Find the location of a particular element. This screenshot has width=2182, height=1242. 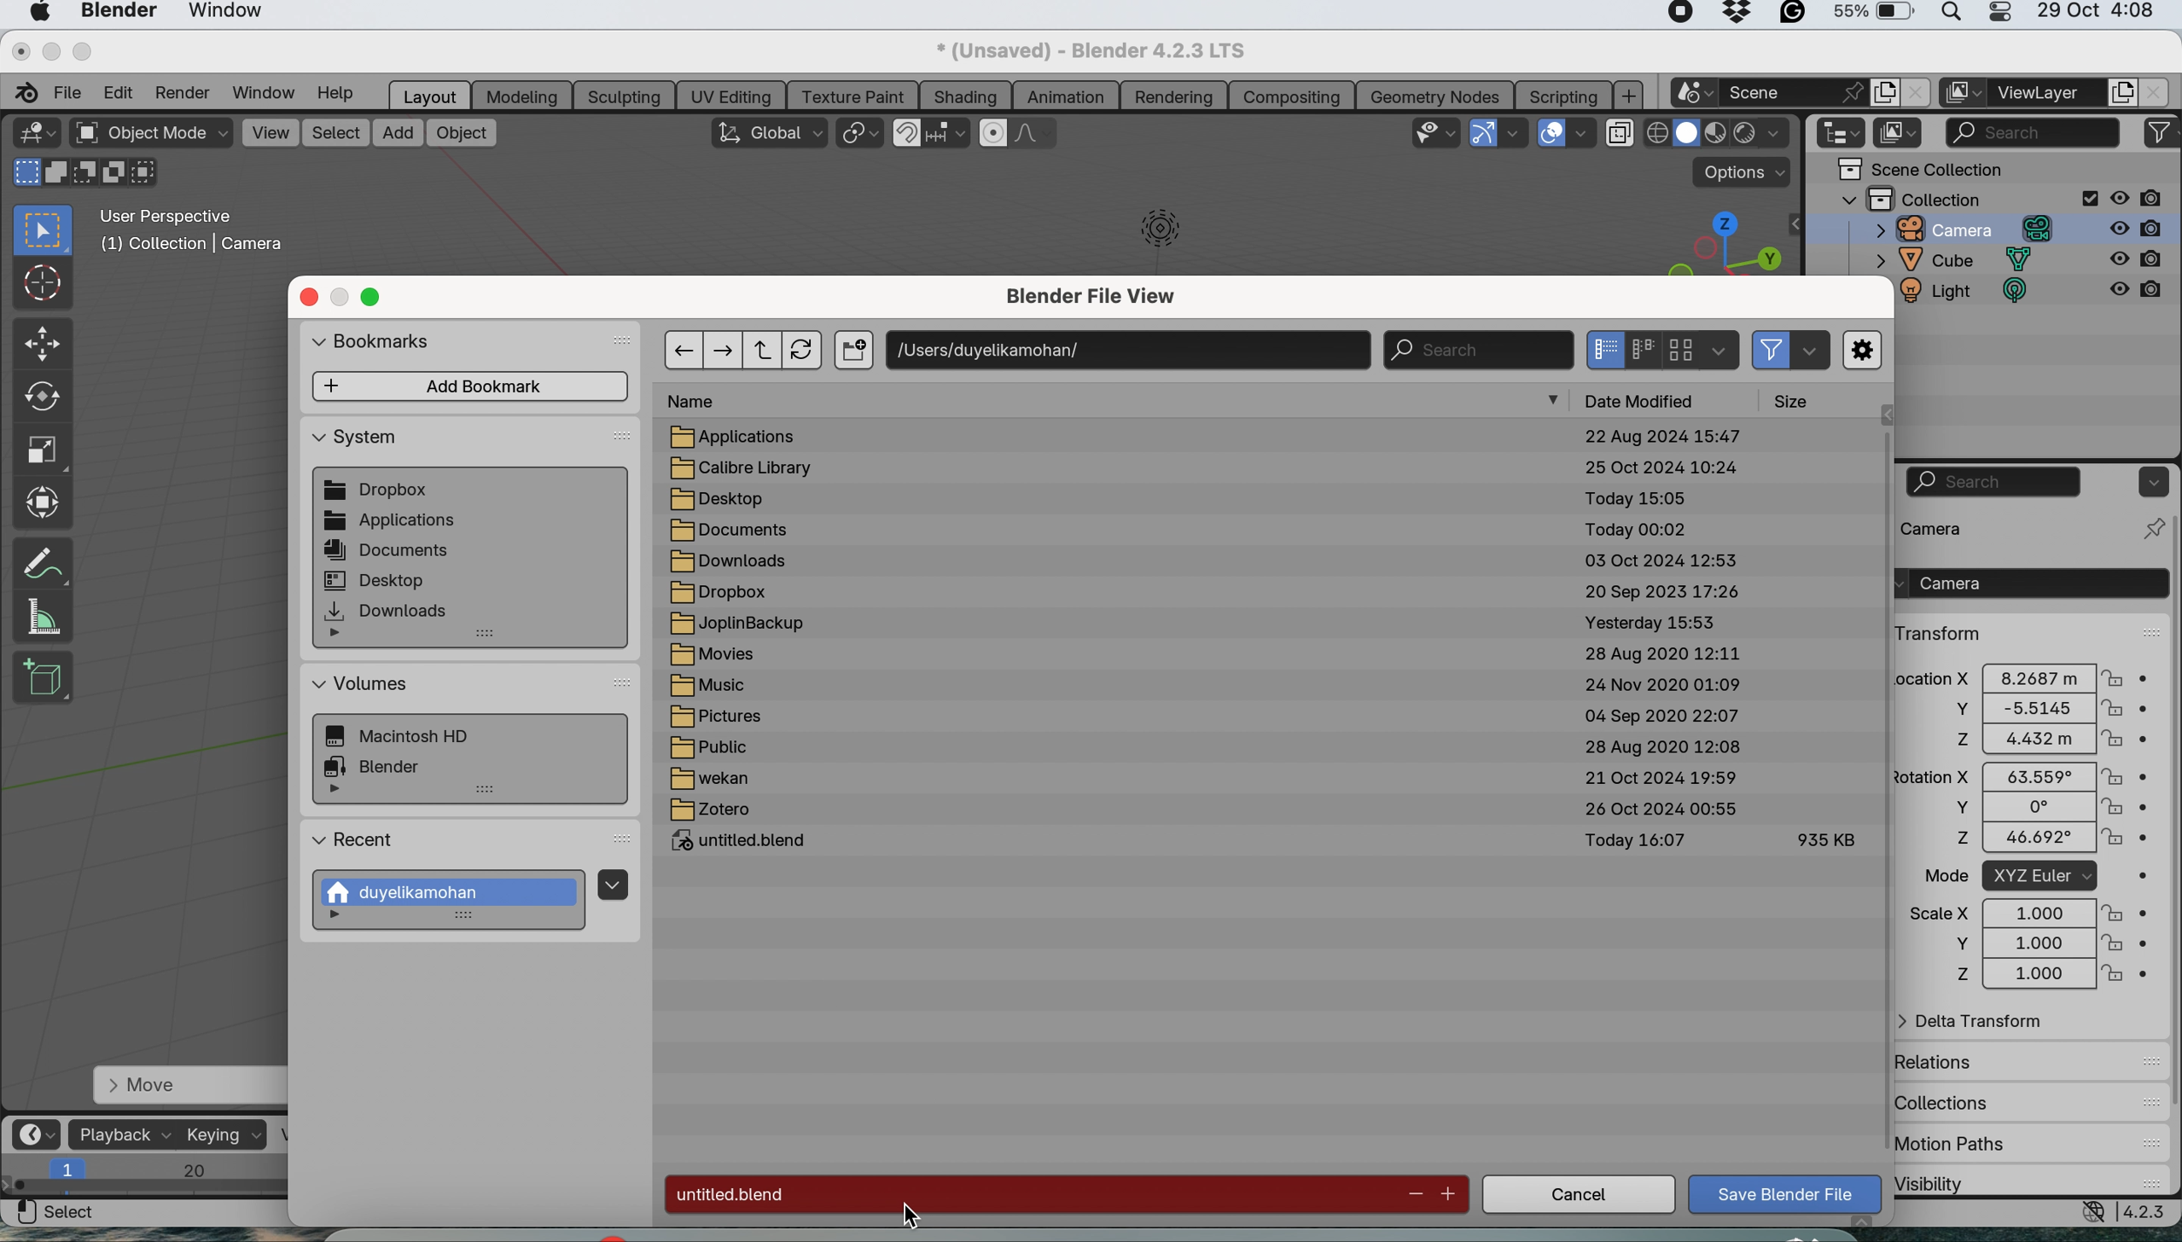

maximise is located at coordinates (376, 298).